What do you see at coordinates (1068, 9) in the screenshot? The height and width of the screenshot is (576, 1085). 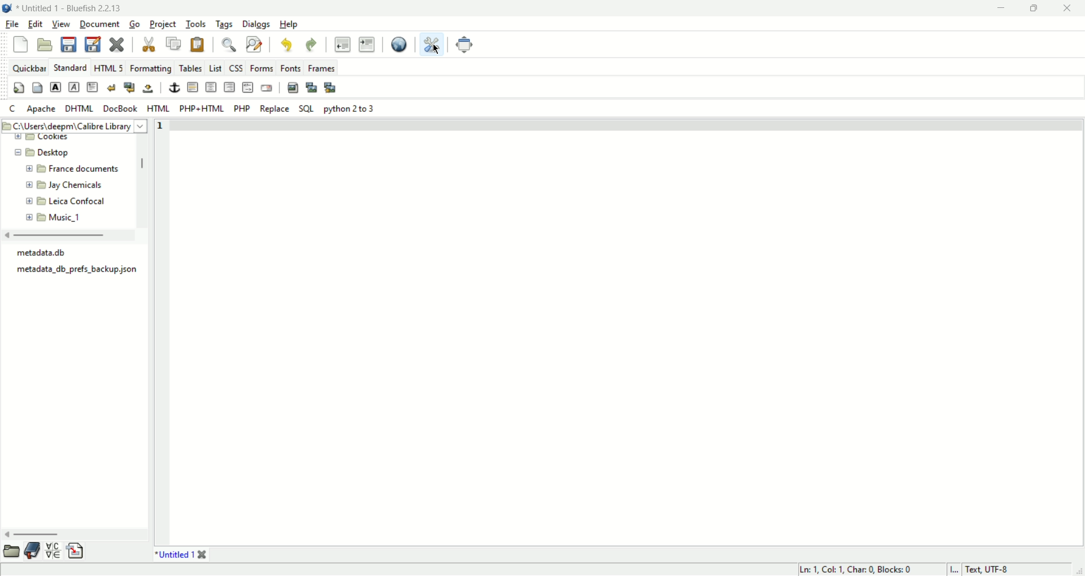 I see `close` at bounding box center [1068, 9].